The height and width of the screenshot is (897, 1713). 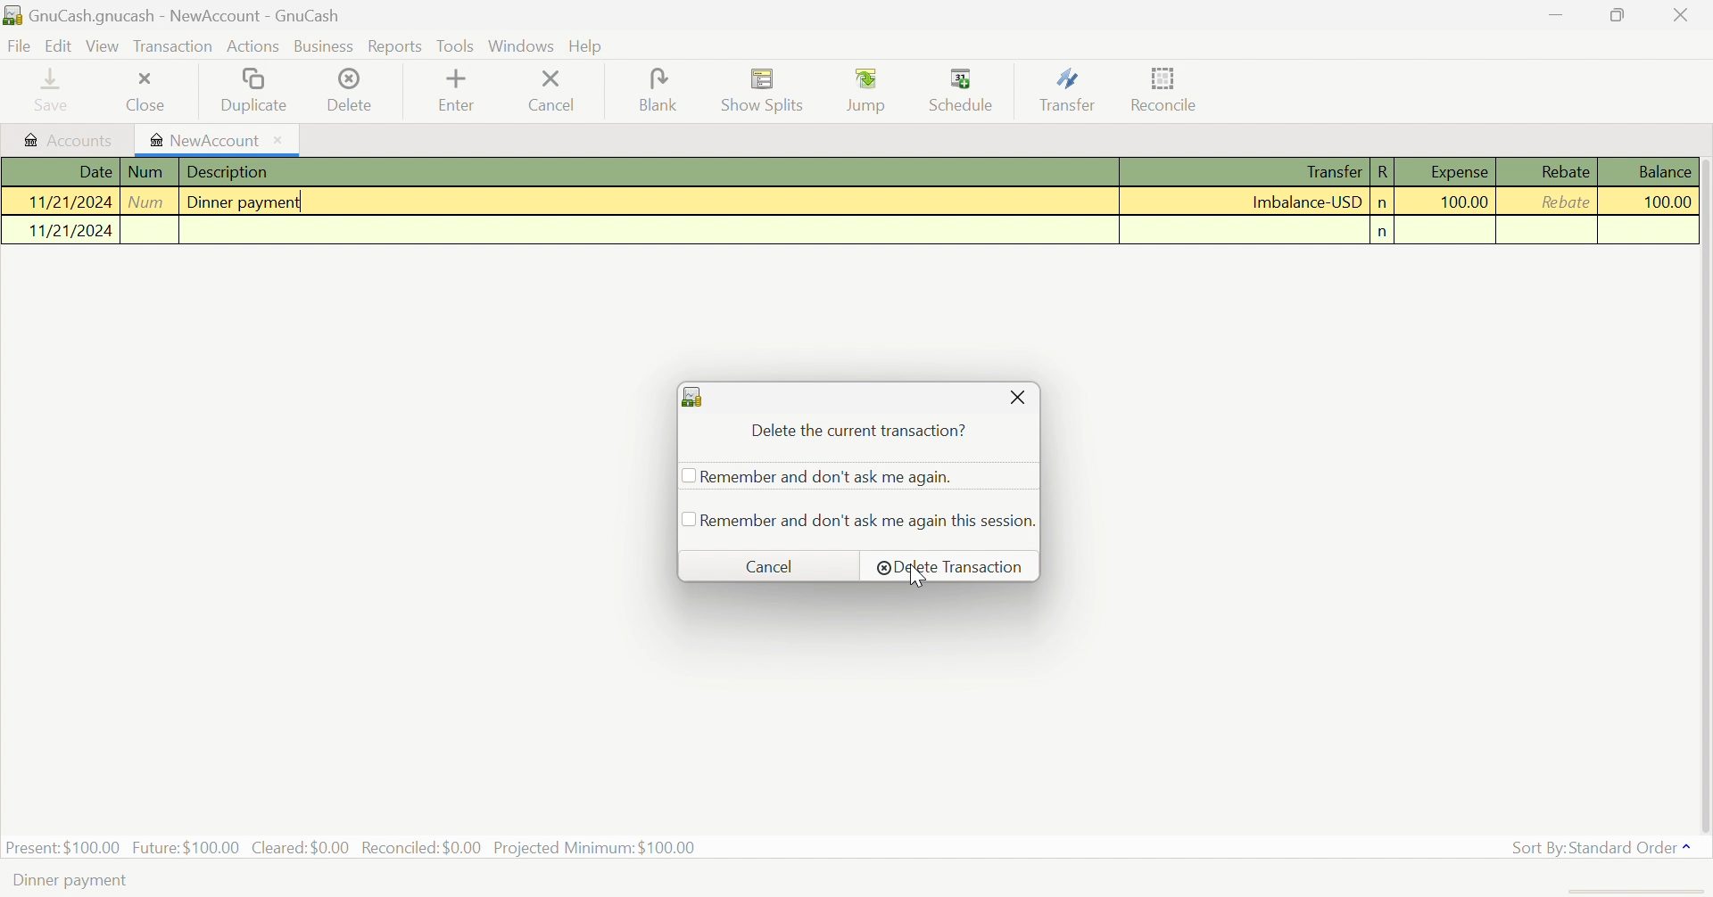 I want to click on Close, so click(x=1678, y=17).